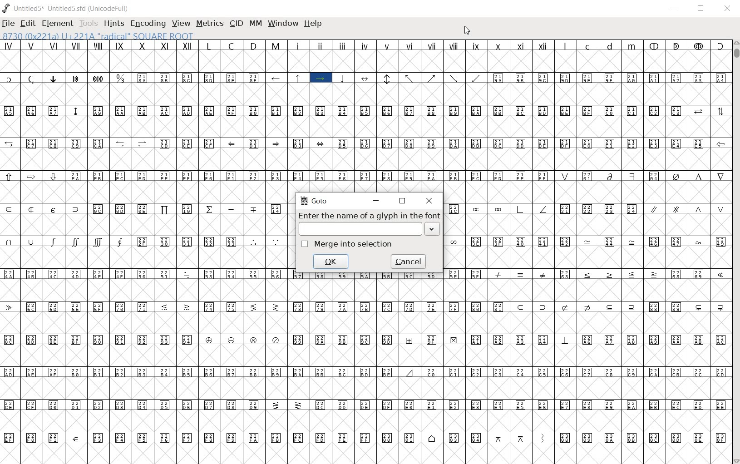  Describe the element at coordinates (369, 216) in the screenshot. I see `Enter the name of a glyph in the font` at that location.